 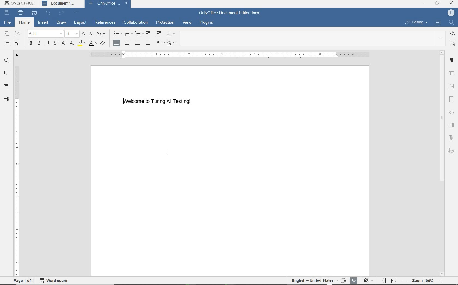 I want to click on search, so click(x=7, y=61).